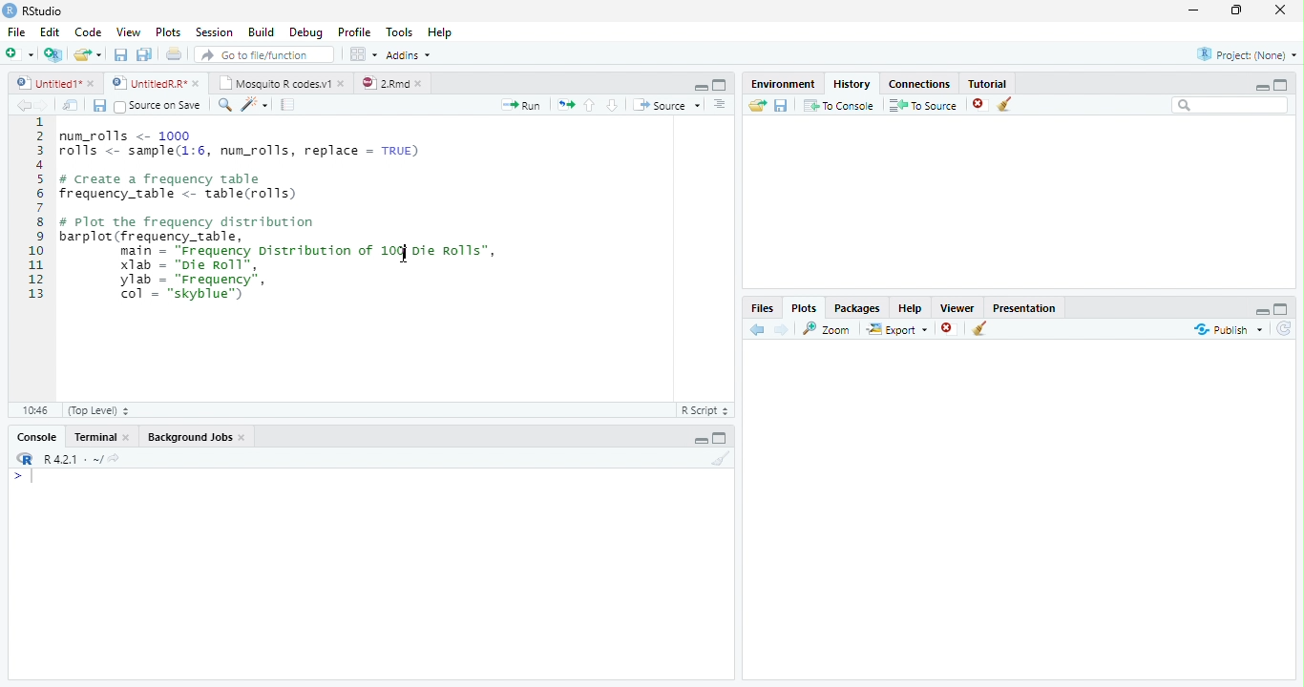 This screenshot has width=1304, height=687. What do you see at coordinates (1226, 330) in the screenshot?
I see `Publish` at bounding box center [1226, 330].